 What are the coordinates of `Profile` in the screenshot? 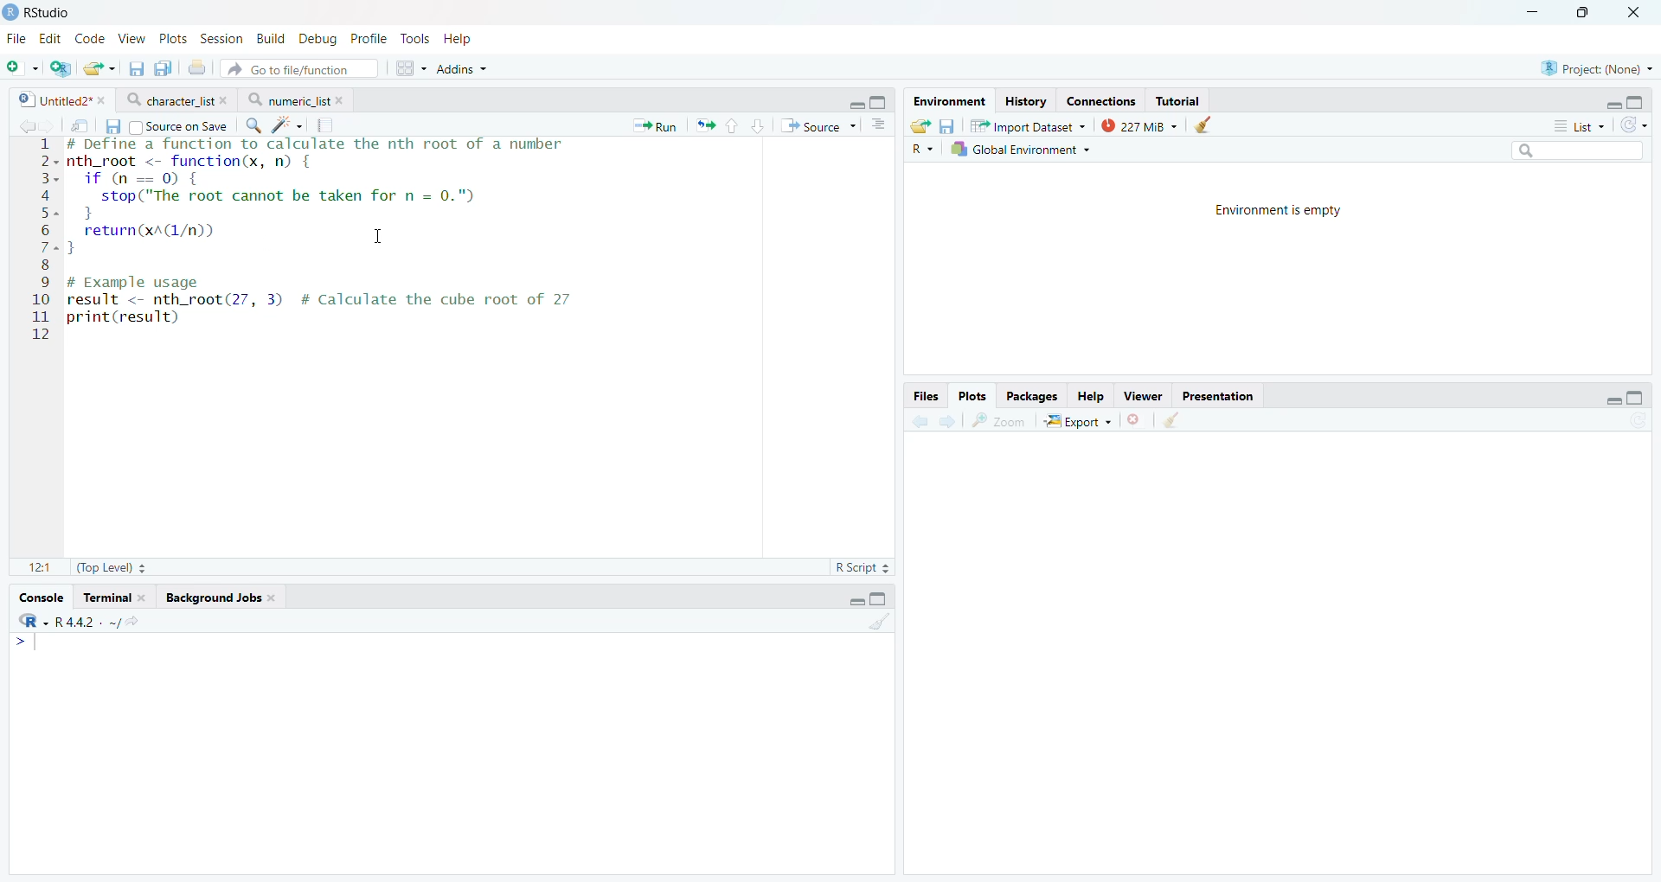 It's located at (368, 39).